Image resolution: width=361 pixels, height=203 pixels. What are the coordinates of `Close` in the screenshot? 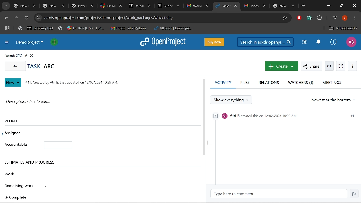 It's located at (354, 6).